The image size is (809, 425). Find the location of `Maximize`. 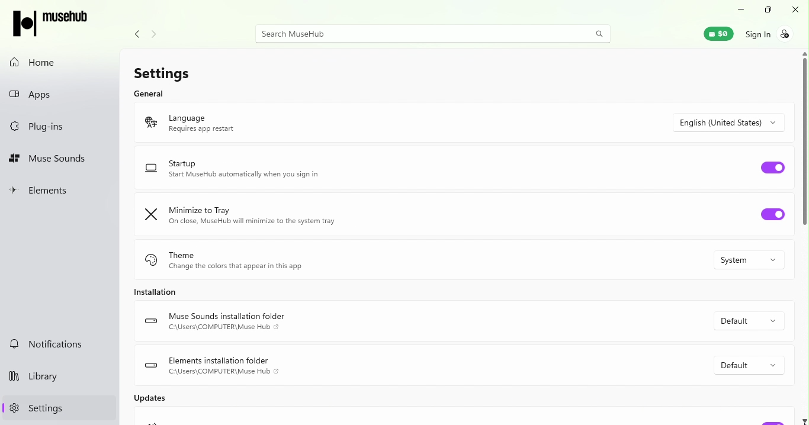

Maximize is located at coordinates (766, 9).